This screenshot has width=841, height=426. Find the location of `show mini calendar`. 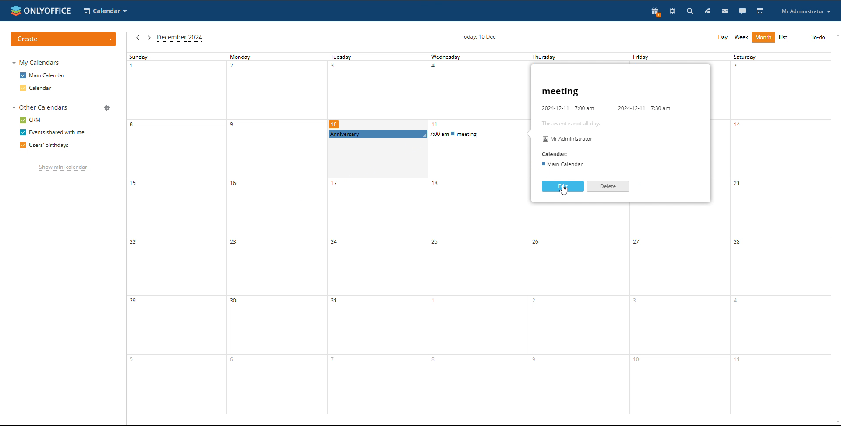

show mini calendar is located at coordinates (63, 168).